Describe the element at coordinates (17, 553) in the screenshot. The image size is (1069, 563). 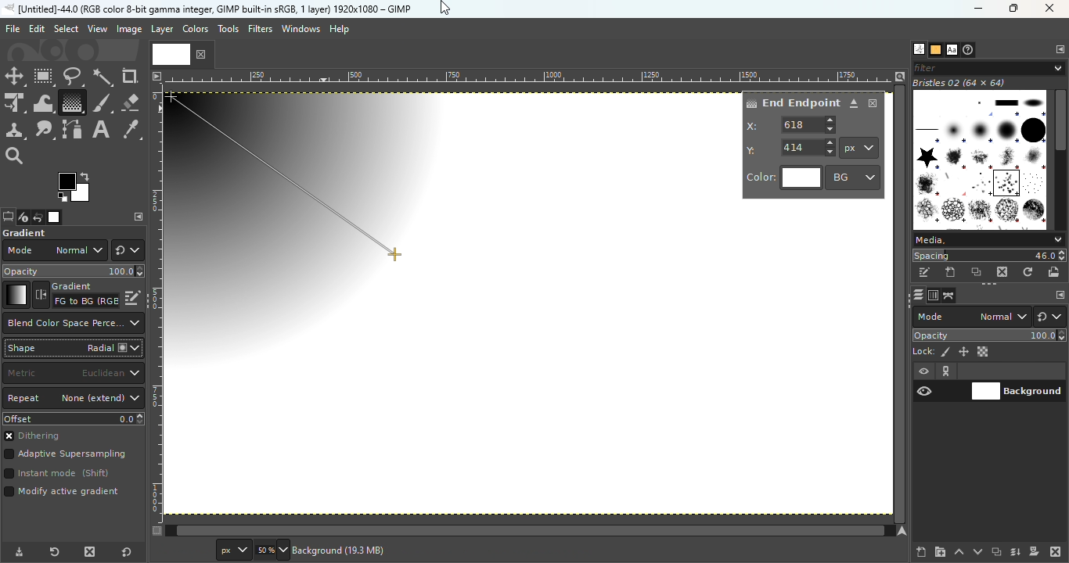
I see `Save tool preset` at that location.